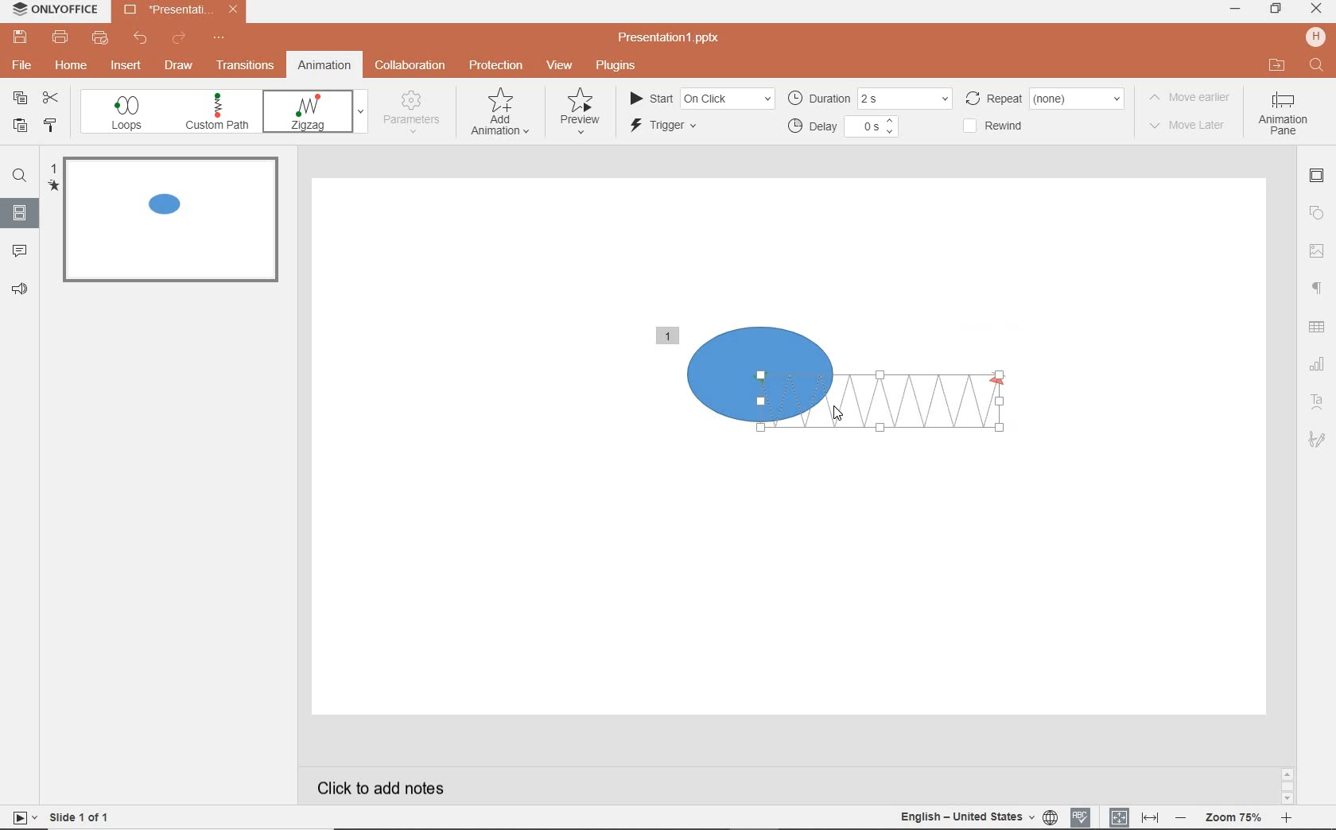 The height and width of the screenshot is (830, 1336). I want to click on PASTE, so click(19, 127).